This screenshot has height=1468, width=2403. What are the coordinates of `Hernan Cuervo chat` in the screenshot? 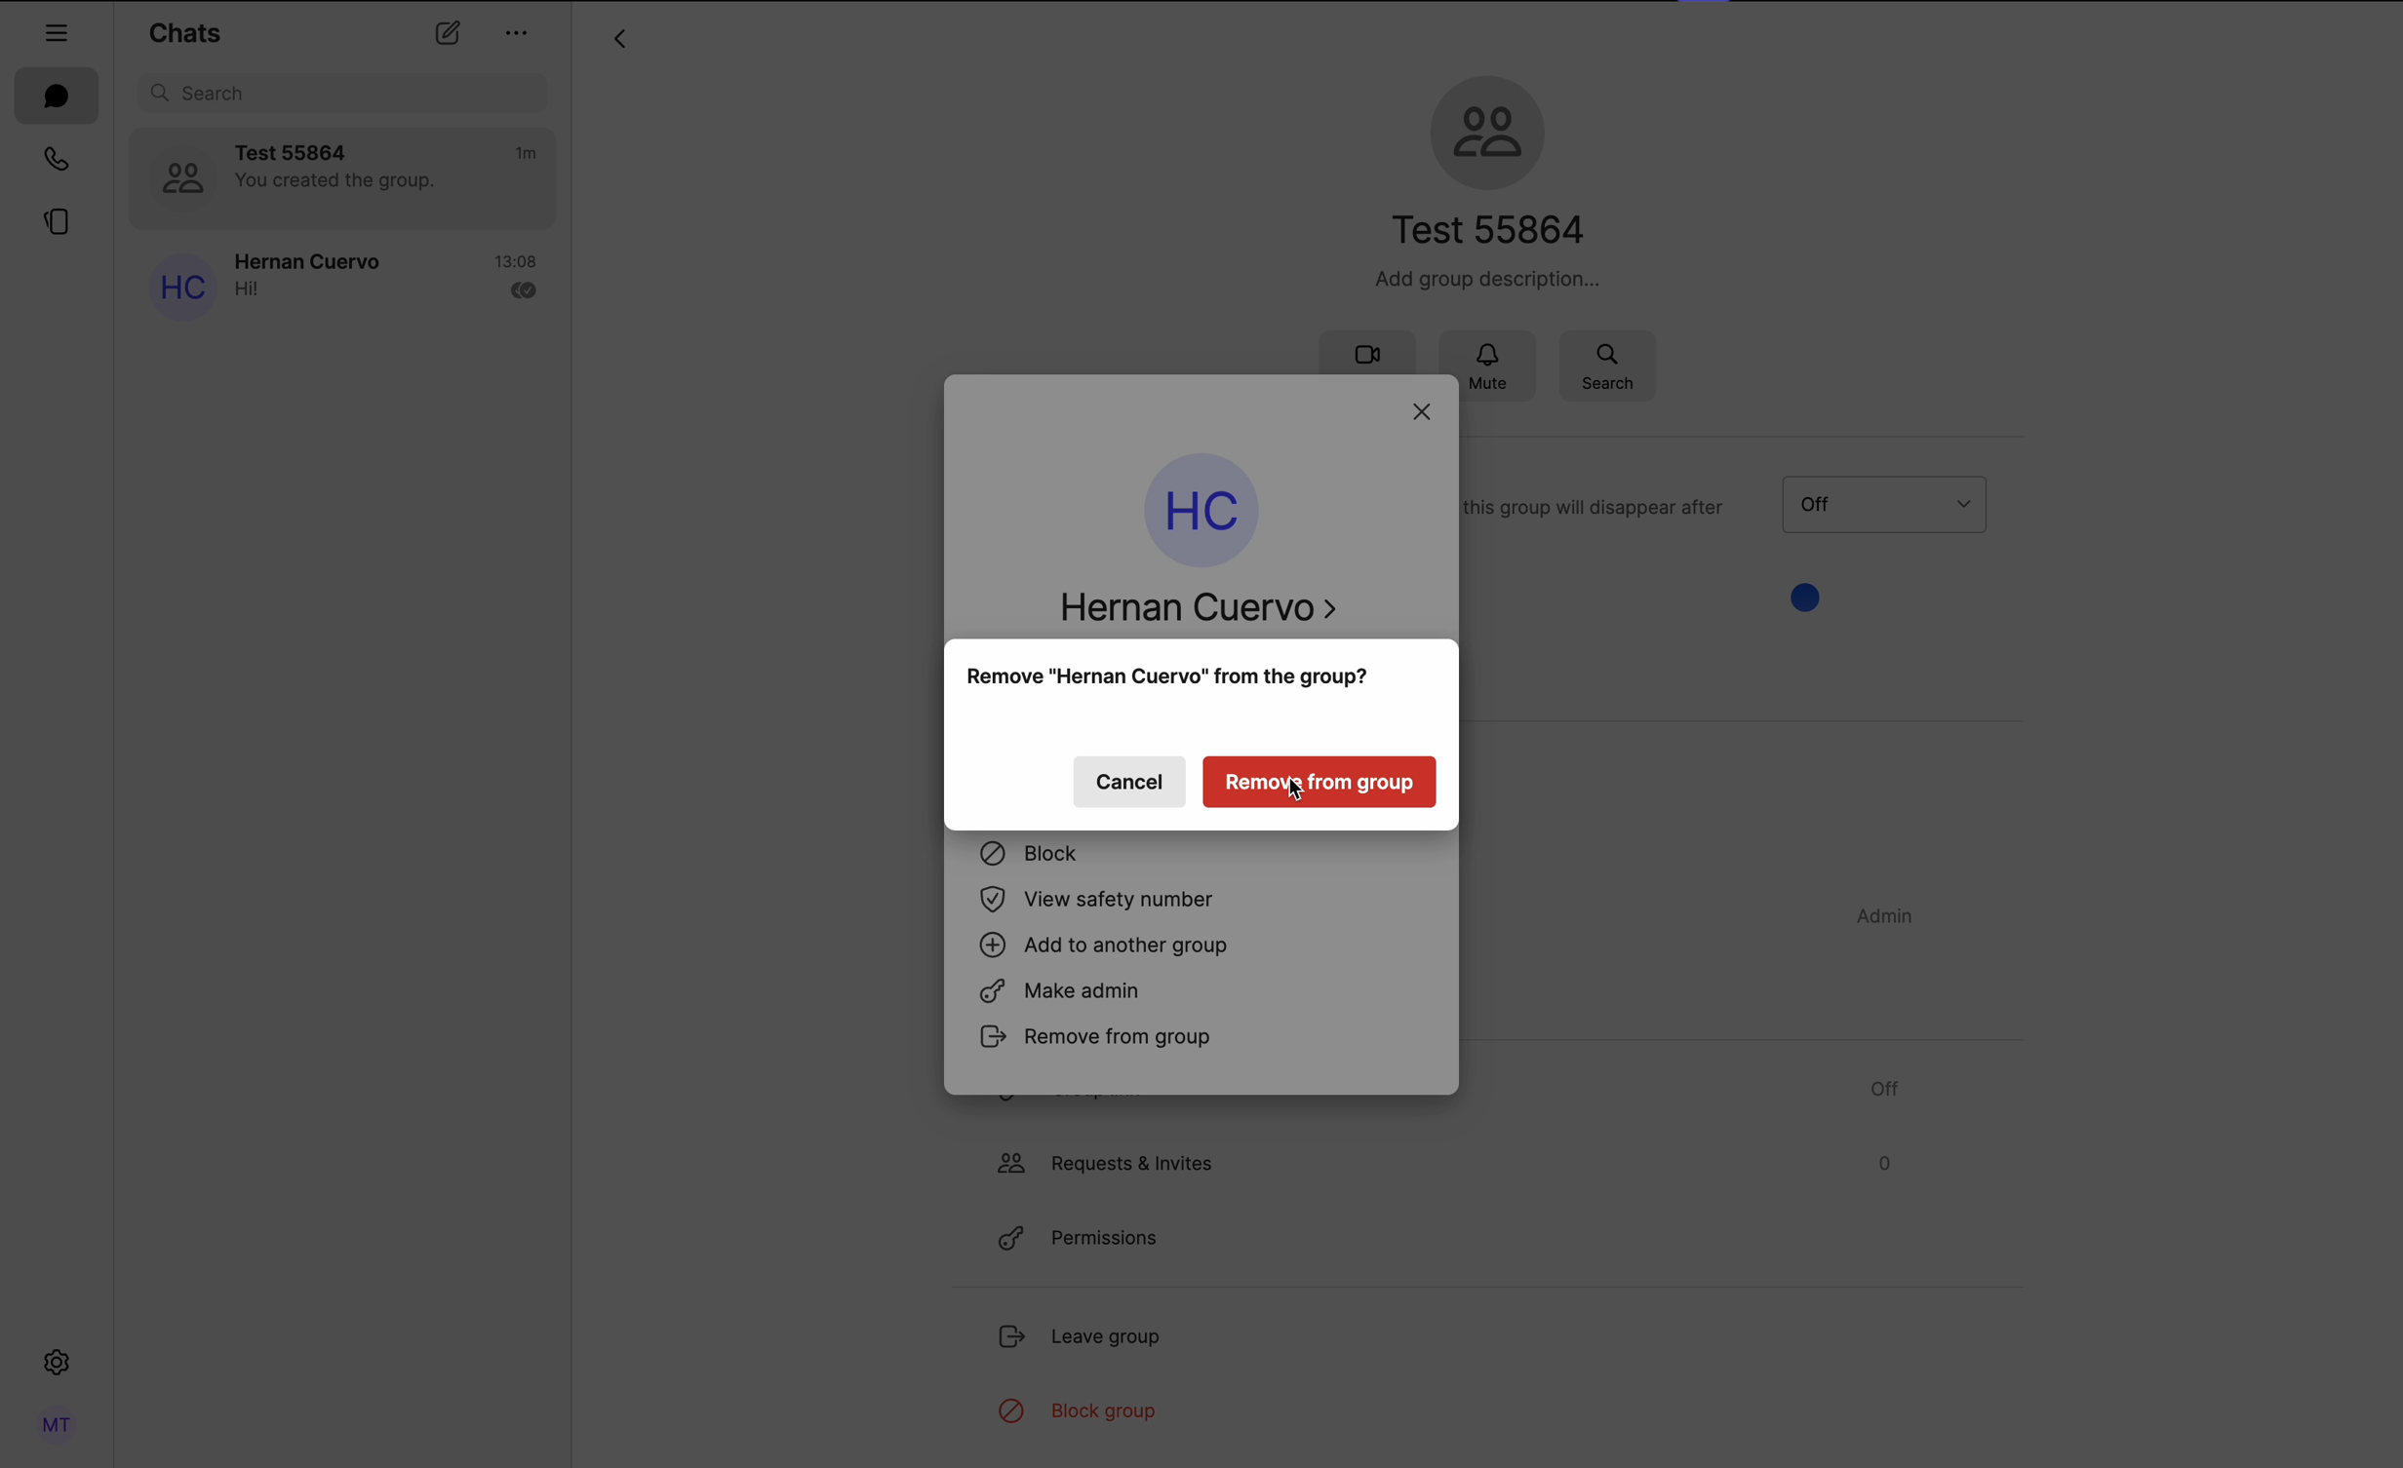 It's located at (340, 283).